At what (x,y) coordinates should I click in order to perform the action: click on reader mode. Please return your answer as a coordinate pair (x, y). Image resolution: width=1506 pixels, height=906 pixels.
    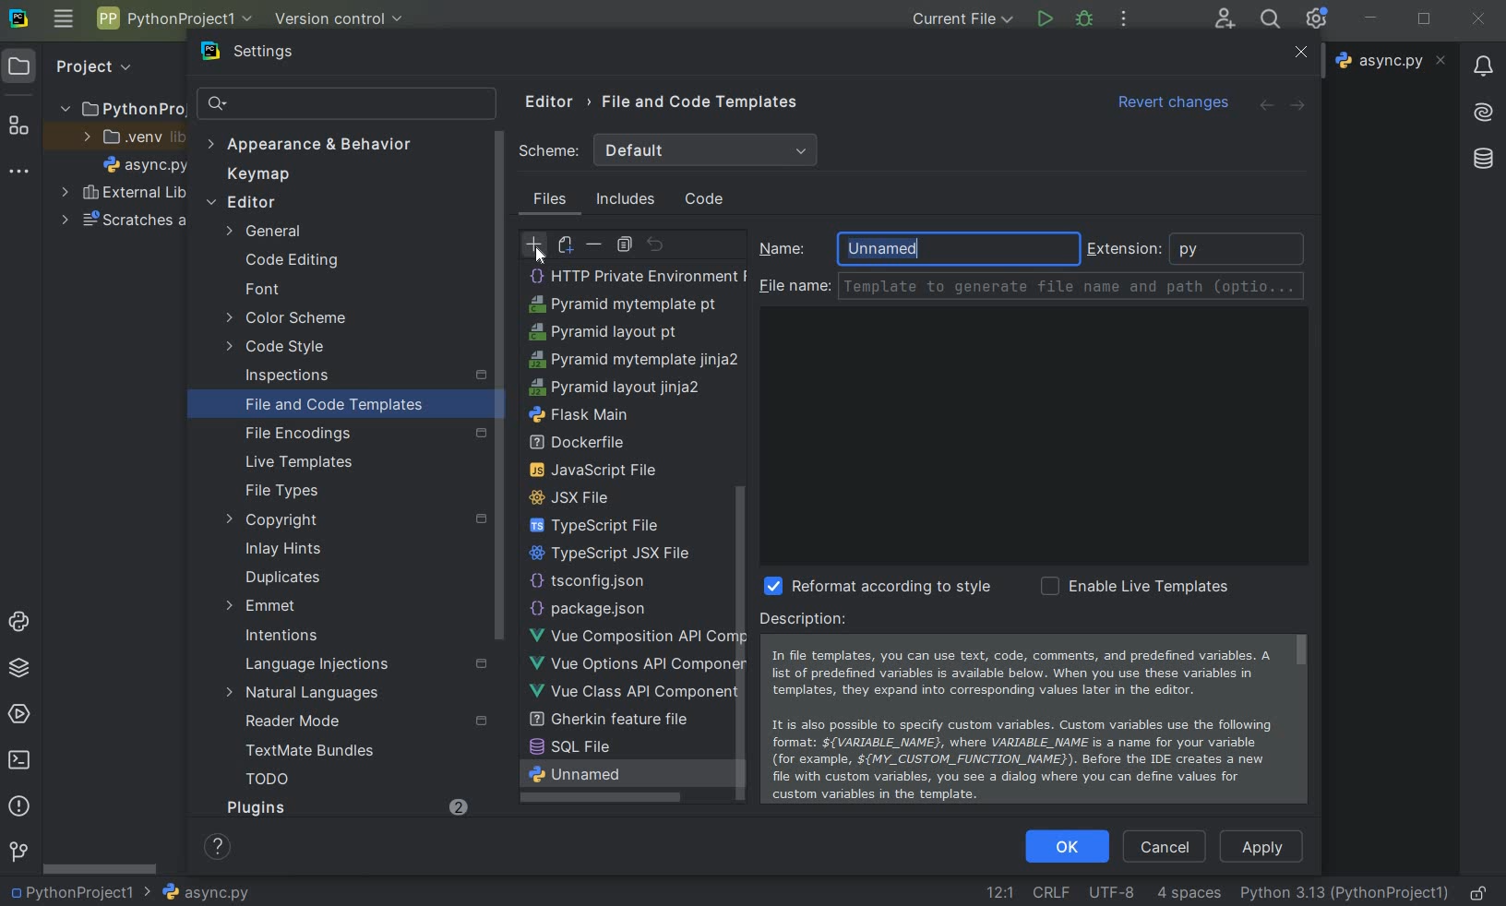
    Looking at the image, I should click on (370, 724).